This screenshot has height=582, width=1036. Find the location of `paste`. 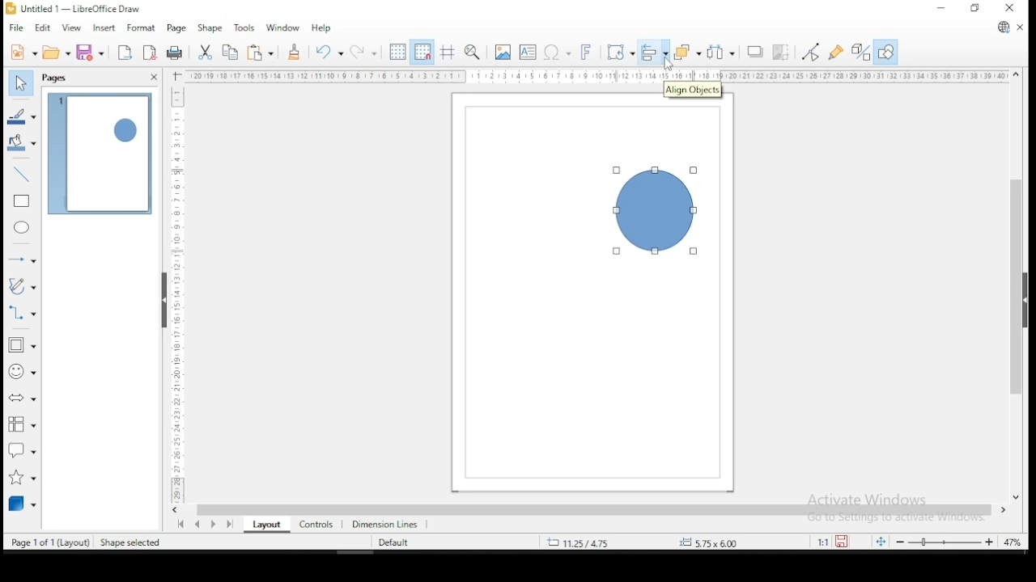

paste is located at coordinates (262, 53).